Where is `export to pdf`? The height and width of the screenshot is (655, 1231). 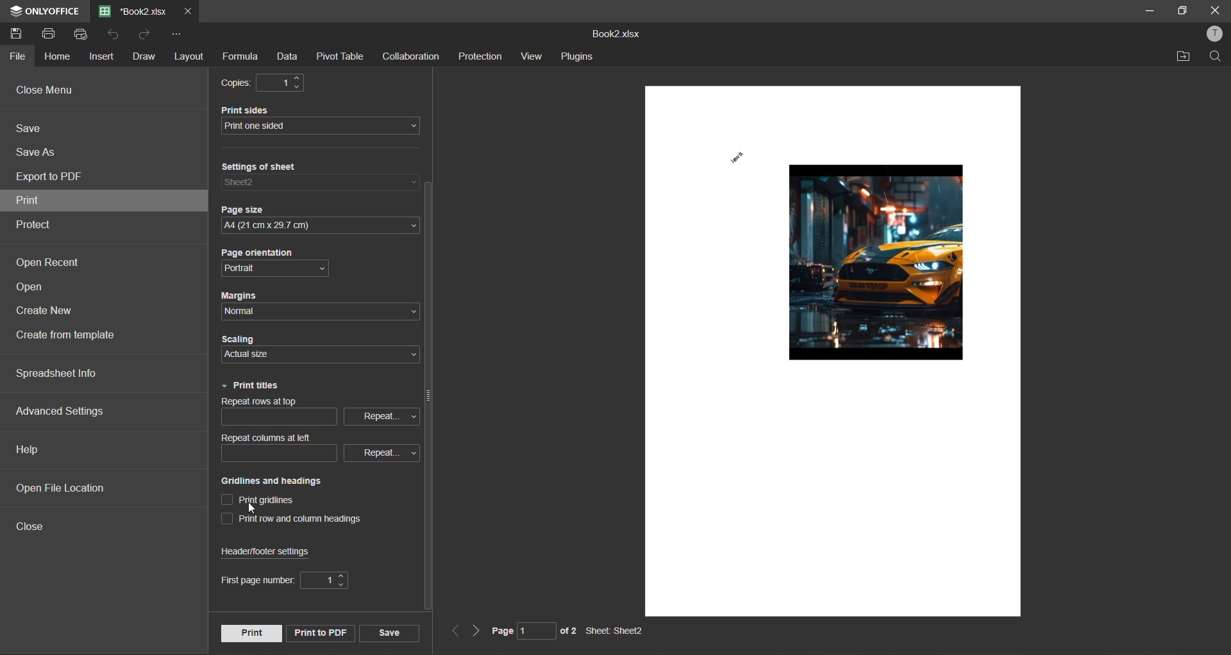
export to pdf is located at coordinates (51, 178).